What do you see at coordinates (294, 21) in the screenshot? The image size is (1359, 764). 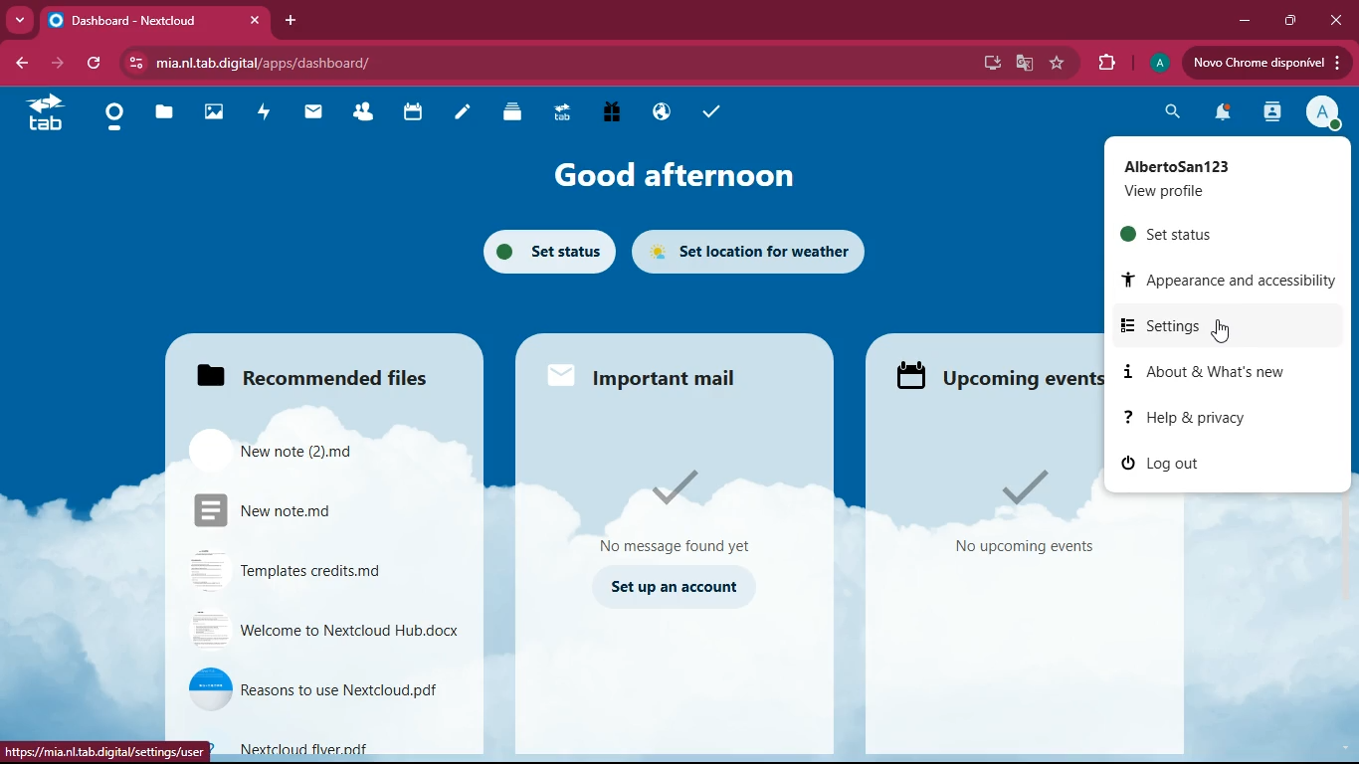 I see `add tab` at bounding box center [294, 21].